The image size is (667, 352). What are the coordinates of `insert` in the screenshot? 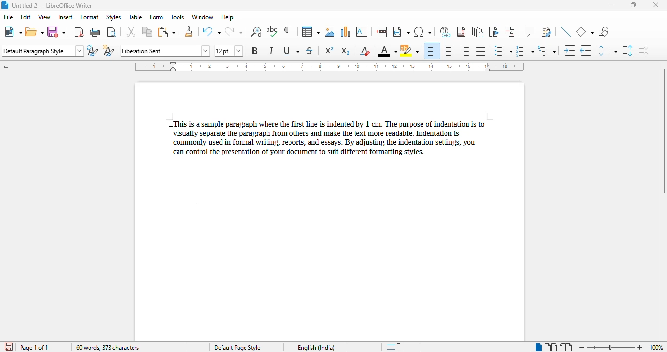 It's located at (65, 17).